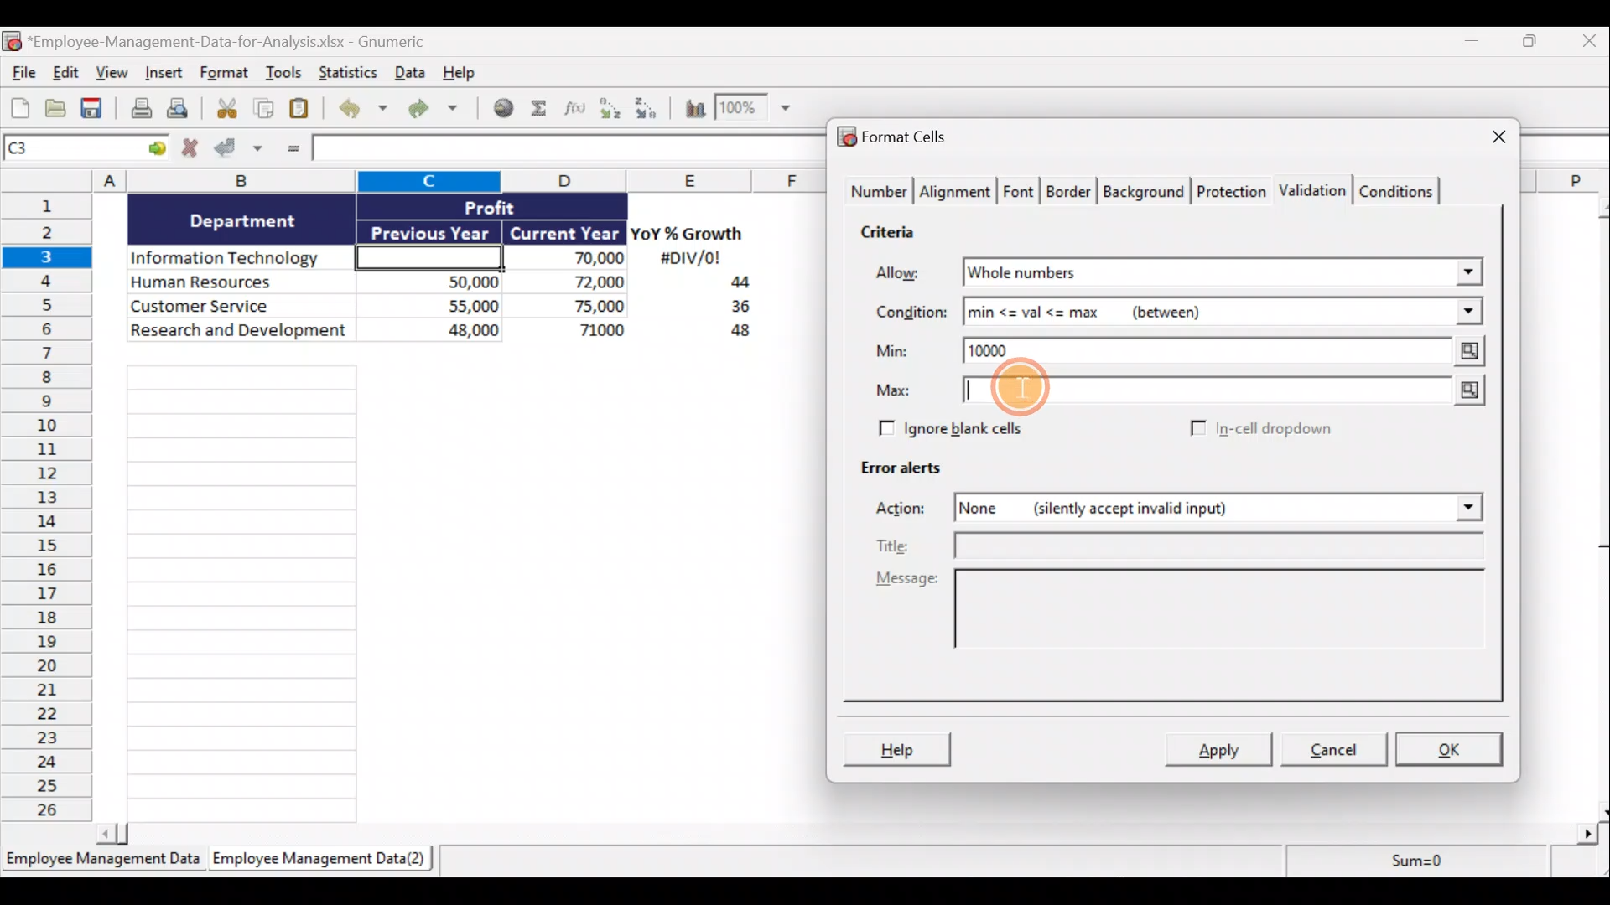  I want to click on Max:, so click(894, 393).